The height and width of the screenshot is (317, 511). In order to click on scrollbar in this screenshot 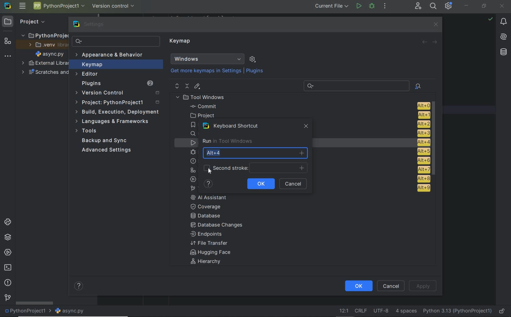, I will do `click(34, 303)`.